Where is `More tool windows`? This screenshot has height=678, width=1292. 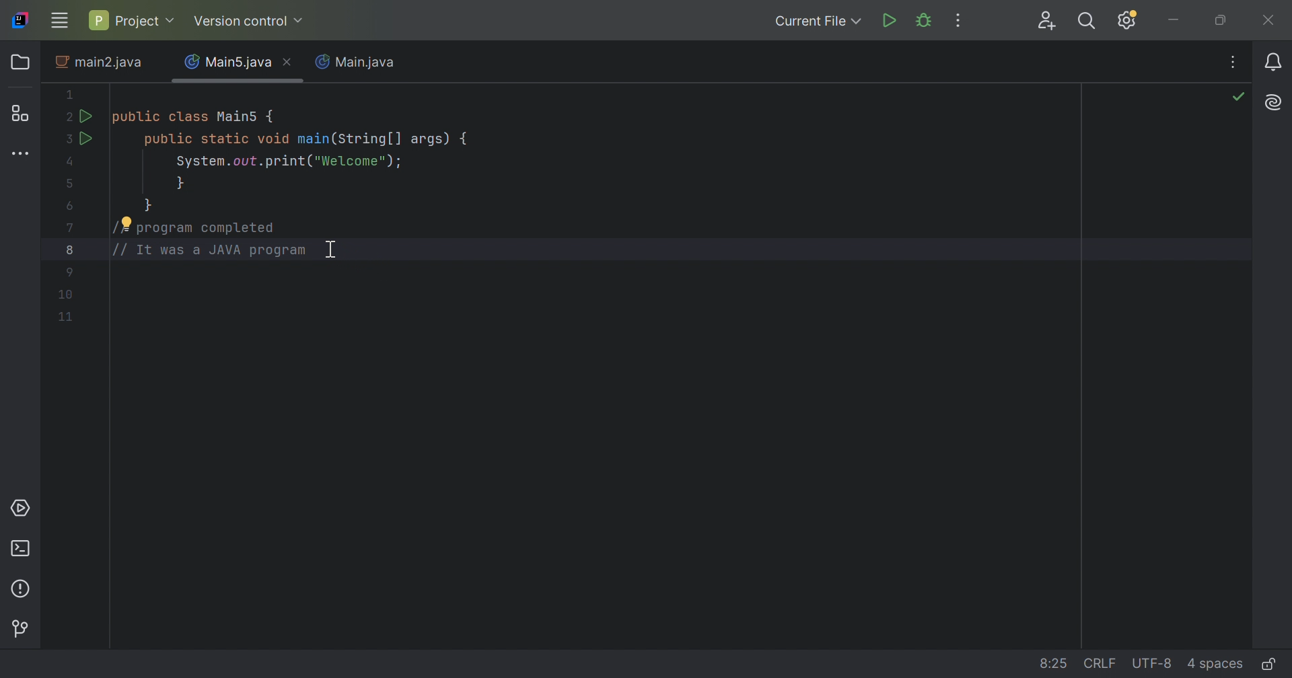
More tool windows is located at coordinates (20, 155).